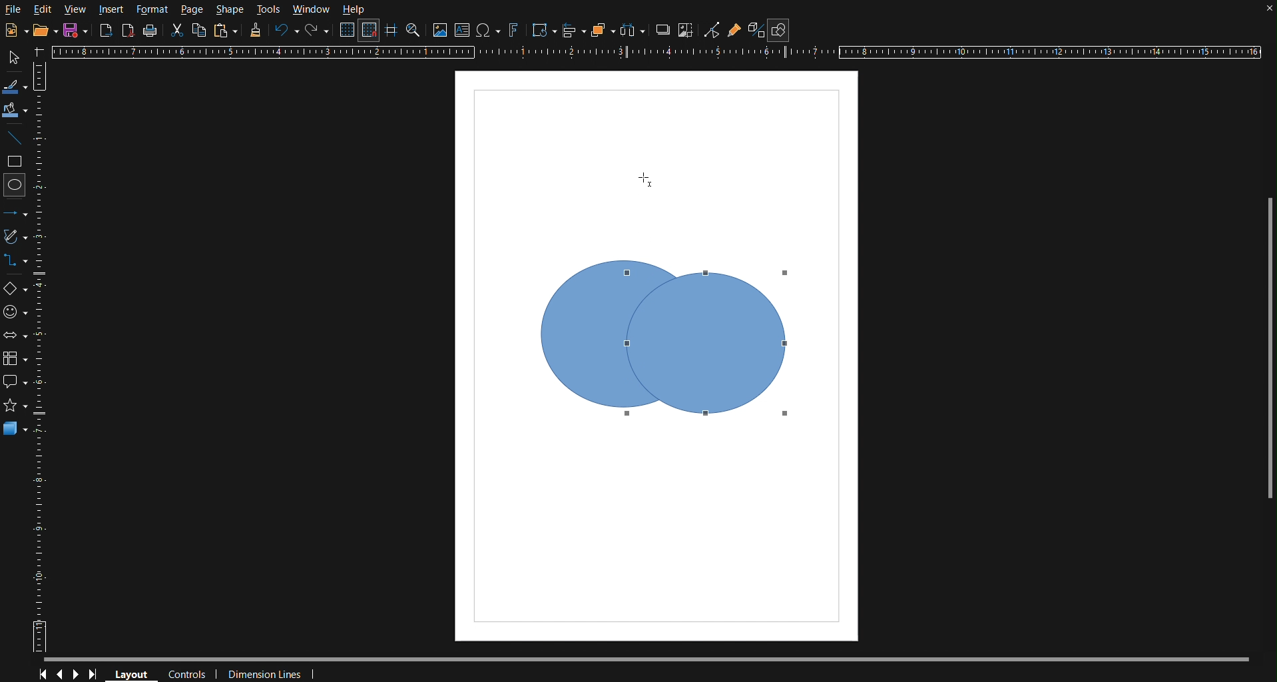 This screenshot has width=1277, height=682. Describe the element at coordinates (663, 31) in the screenshot. I see `Shadow` at that location.